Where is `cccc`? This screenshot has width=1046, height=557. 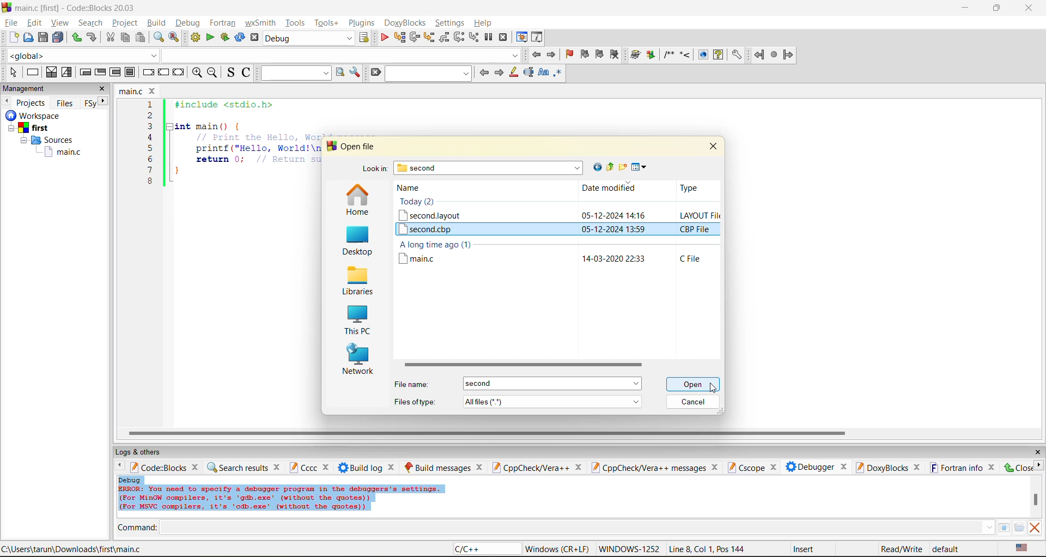 cccc is located at coordinates (303, 467).